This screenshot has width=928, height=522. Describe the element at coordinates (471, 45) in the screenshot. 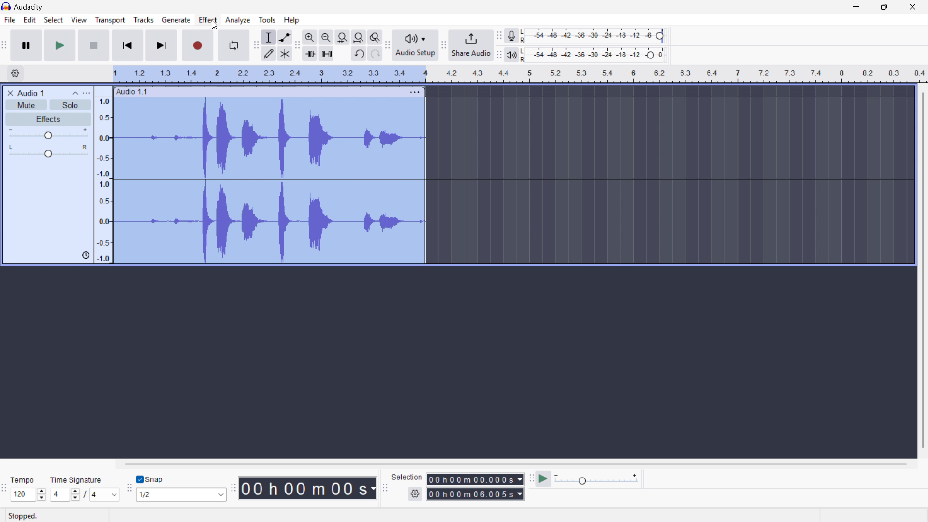

I see `Share audio` at that location.